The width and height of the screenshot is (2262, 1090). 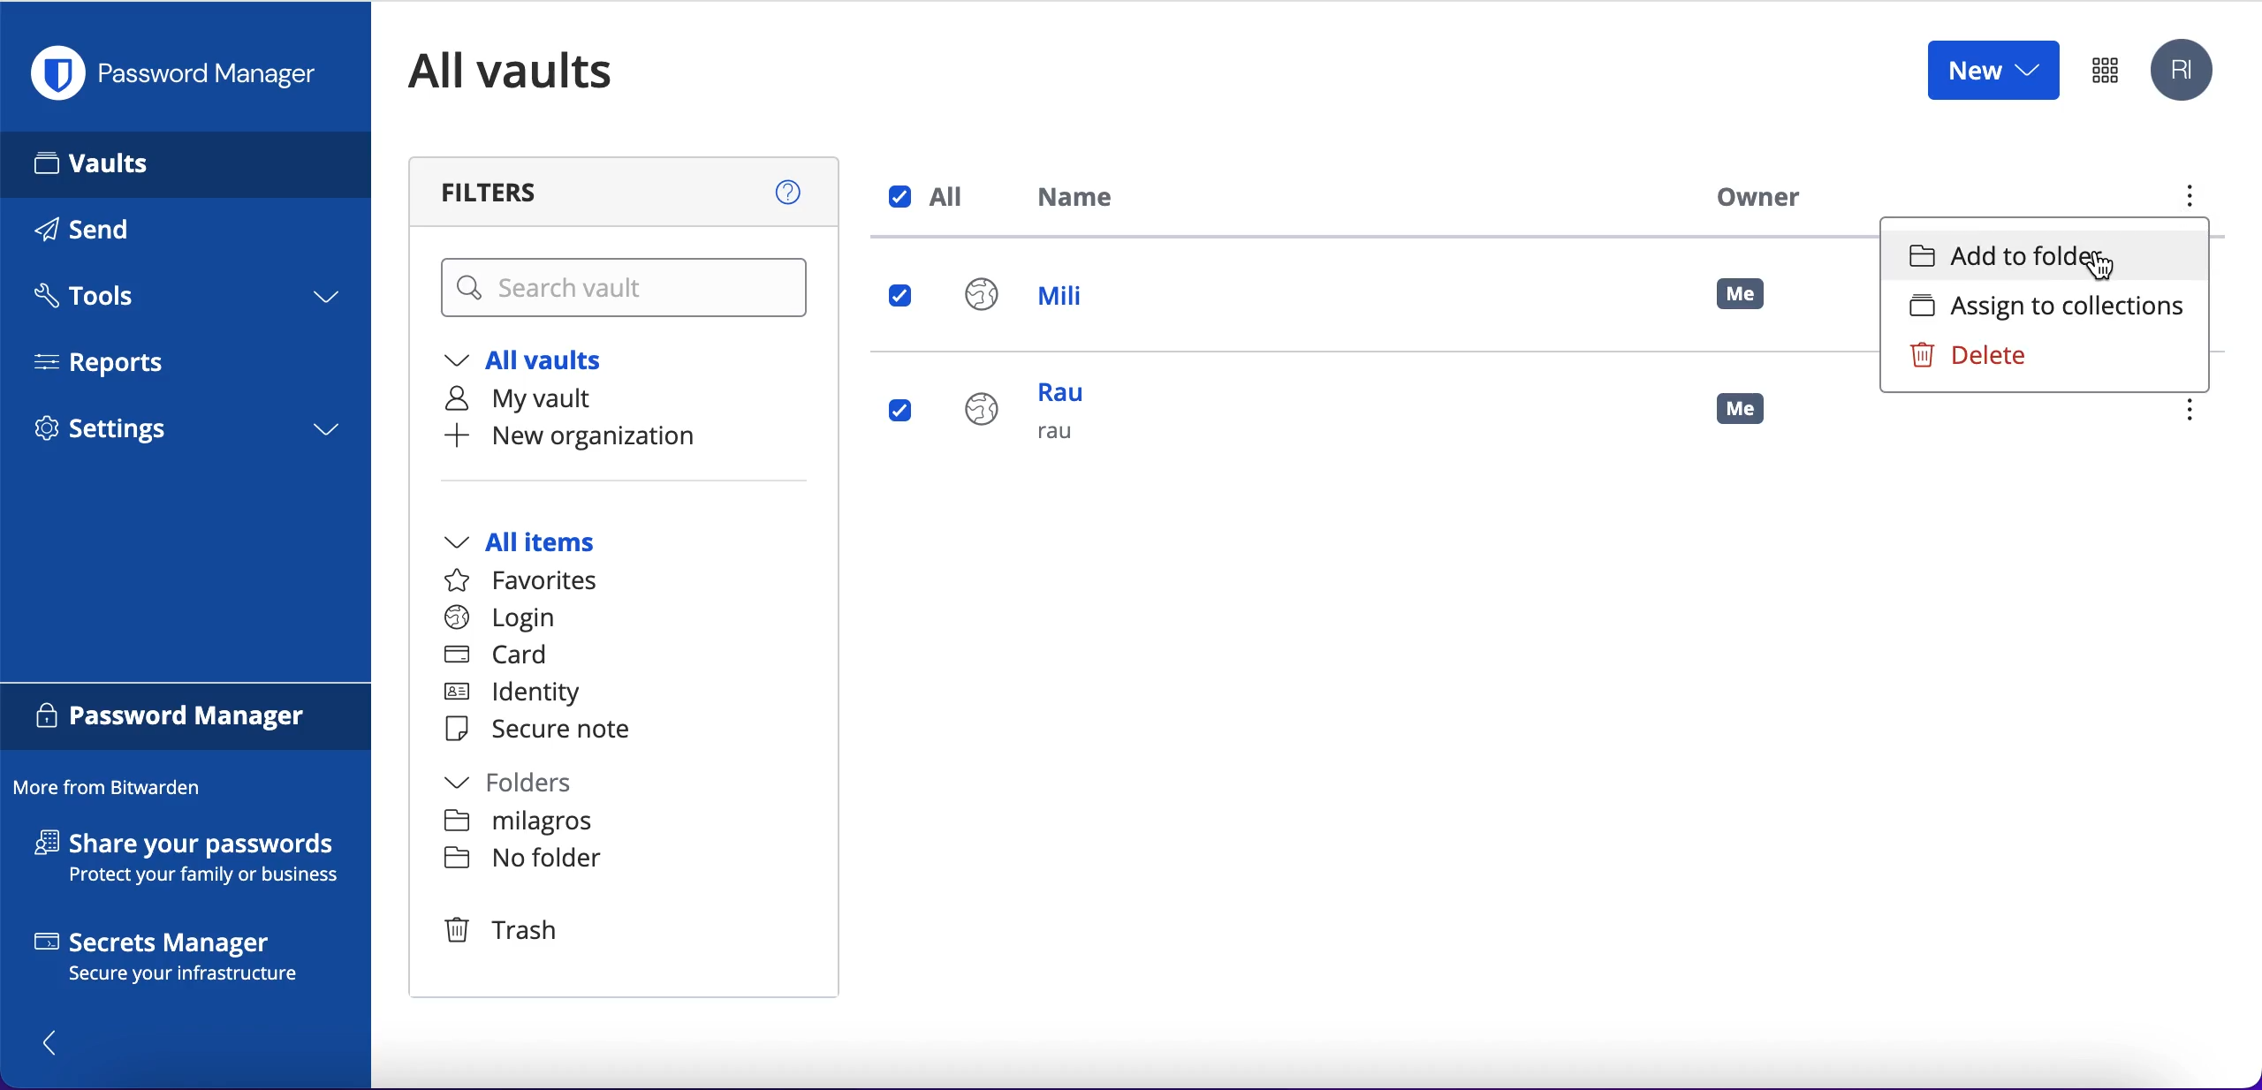 What do you see at coordinates (537, 71) in the screenshot?
I see `all vaults` at bounding box center [537, 71].